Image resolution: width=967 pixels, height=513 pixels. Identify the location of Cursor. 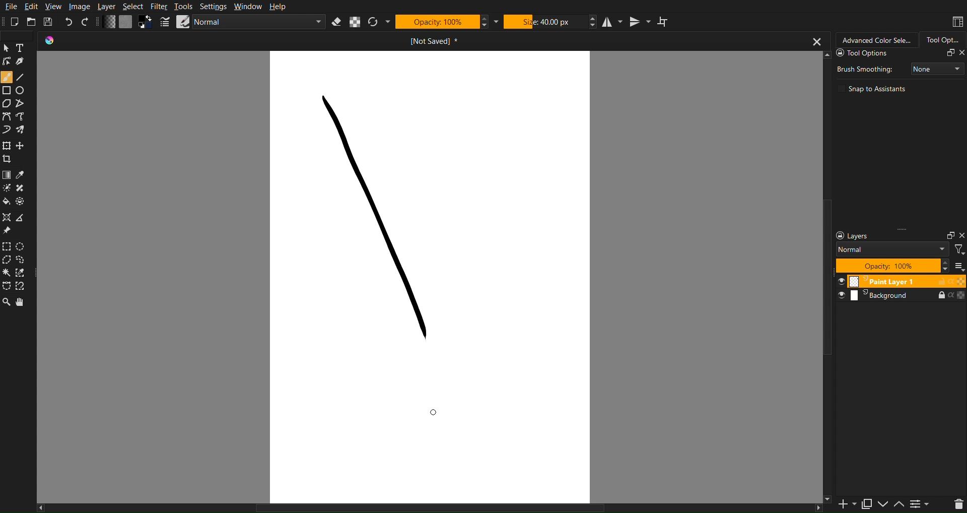
(435, 413).